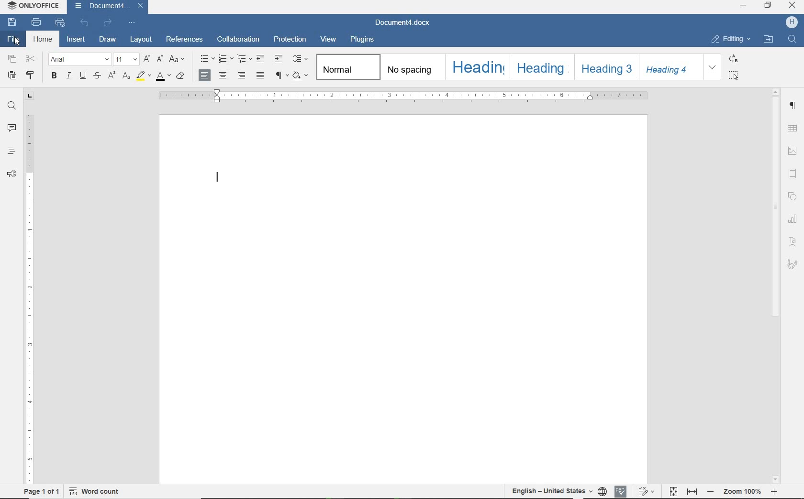  Describe the element at coordinates (18, 44) in the screenshot. I see `Pointer` at that location.